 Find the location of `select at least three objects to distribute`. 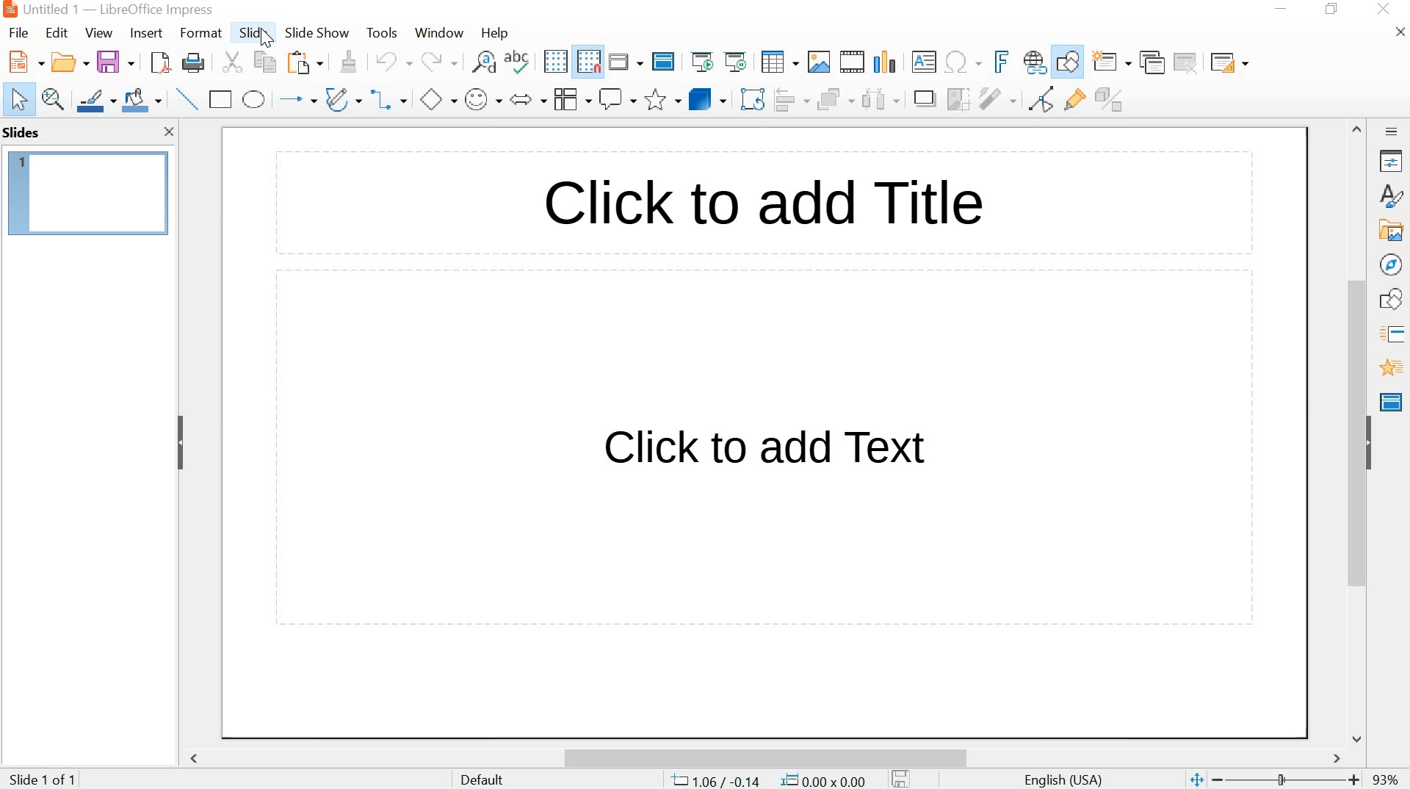

select at least three objects to distribute is located at coordinates (880, 99).